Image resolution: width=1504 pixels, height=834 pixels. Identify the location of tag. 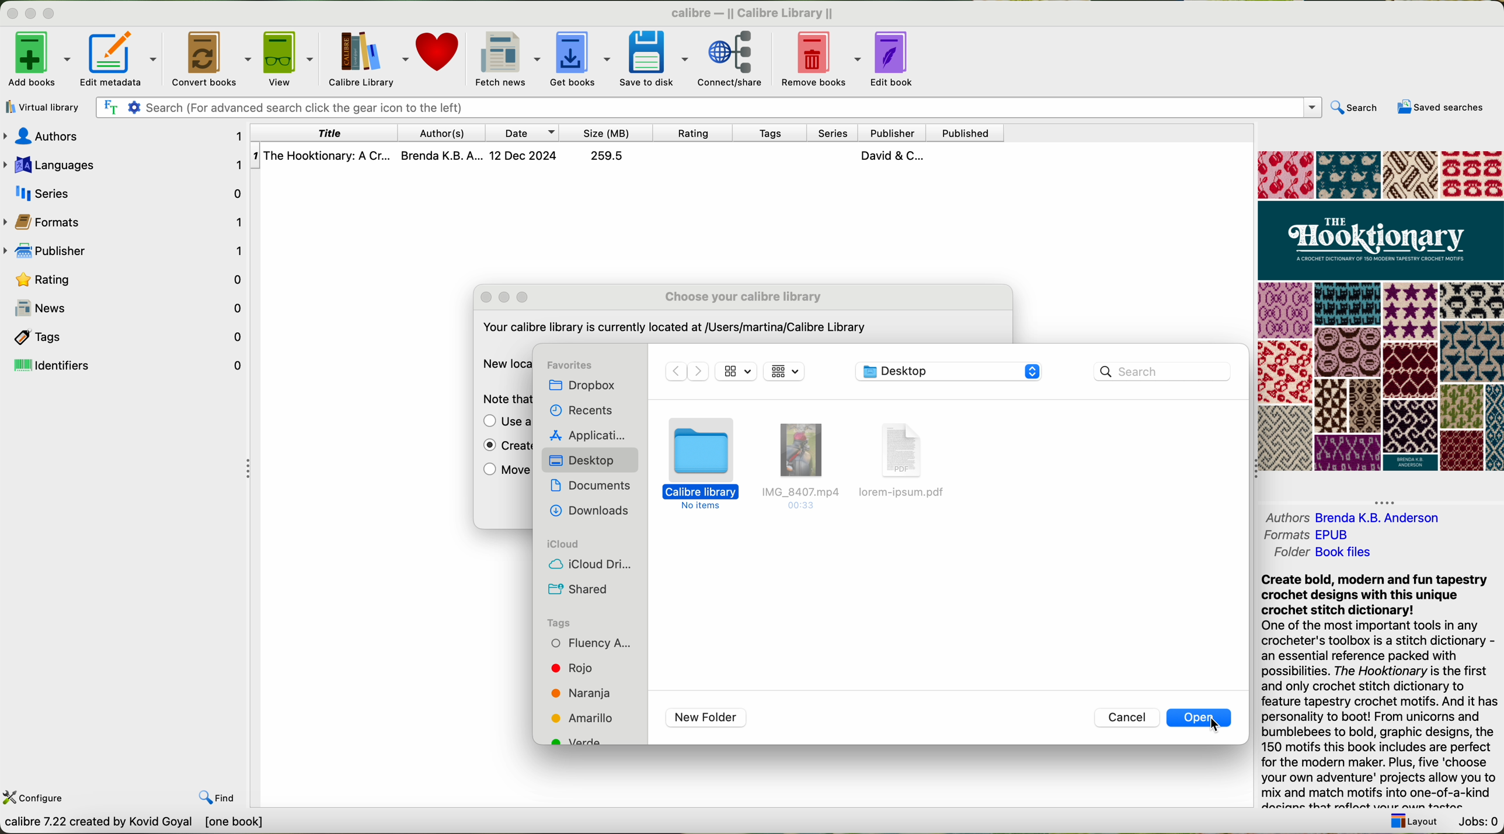
(573, 669).